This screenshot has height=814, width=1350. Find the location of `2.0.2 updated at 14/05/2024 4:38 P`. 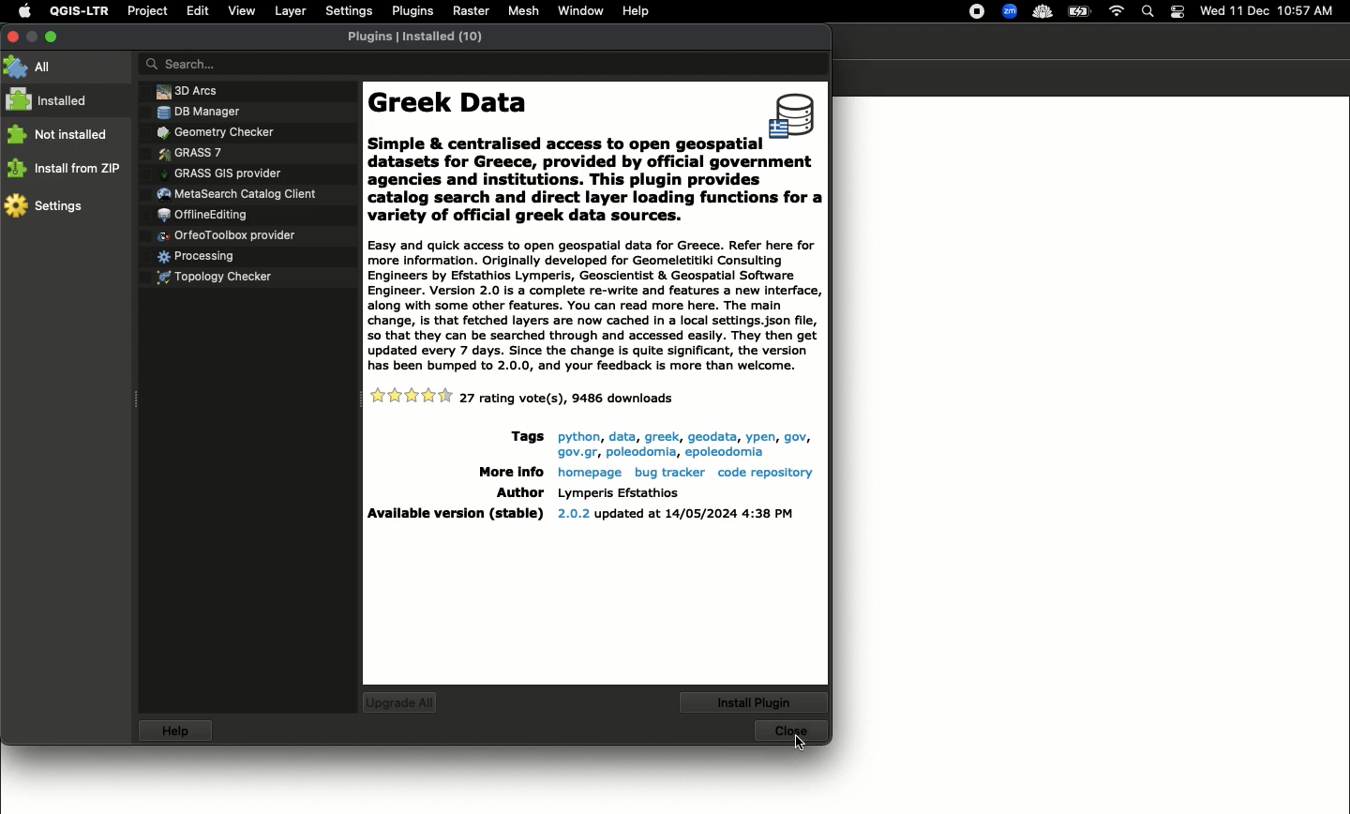

2.0.2 updated at 14/05/2024 4:38 P is located at coordinates (676, 514).